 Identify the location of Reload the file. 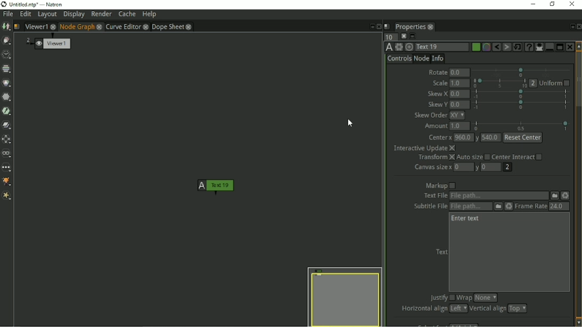
(567, 196).